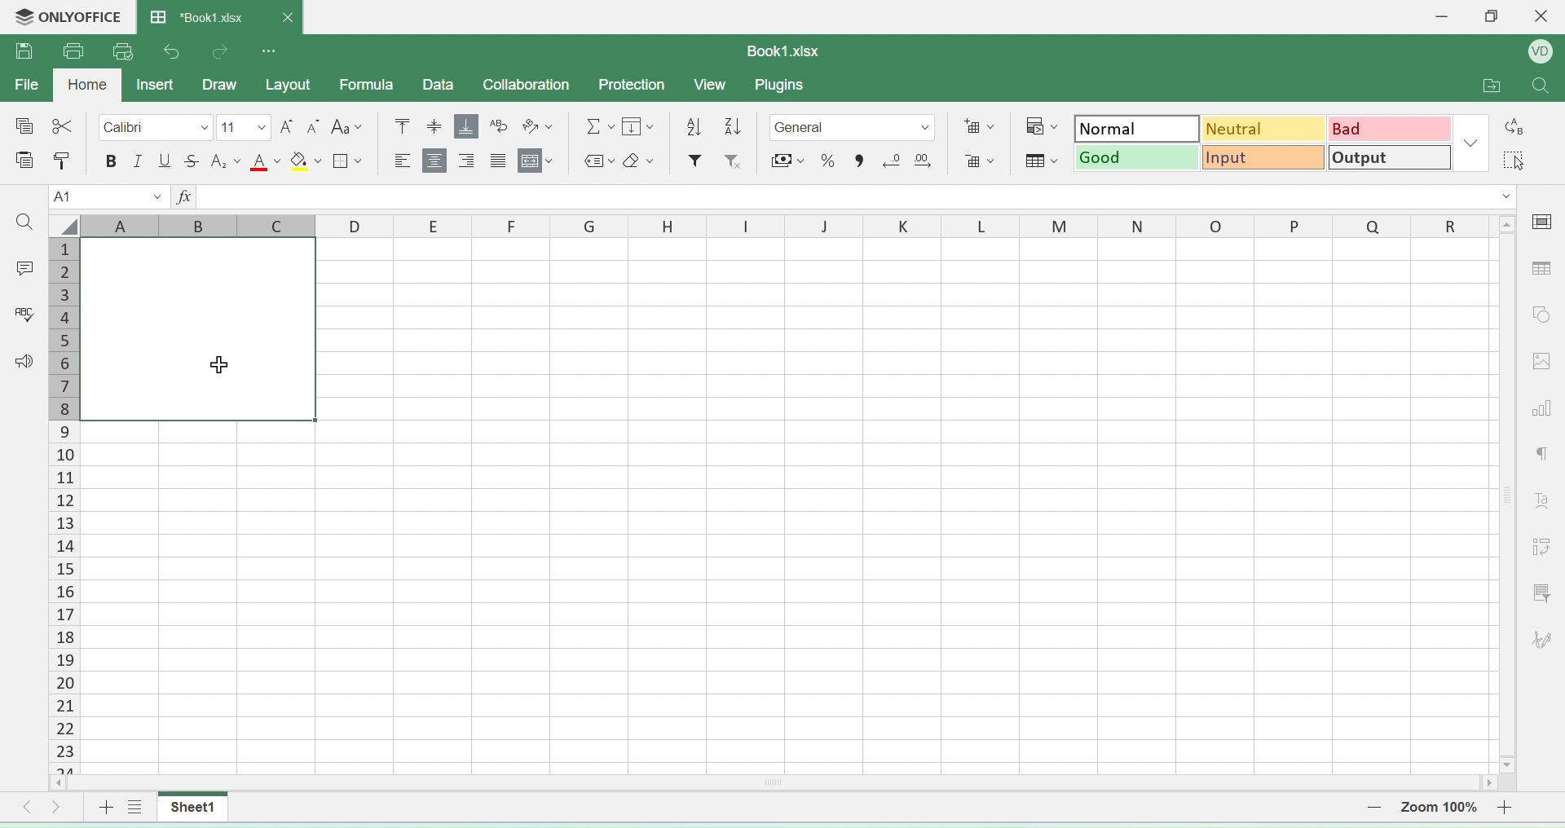 The height and width of the screenshot is (828, 1565). I want to click on format as table template, so click(1038, 158).